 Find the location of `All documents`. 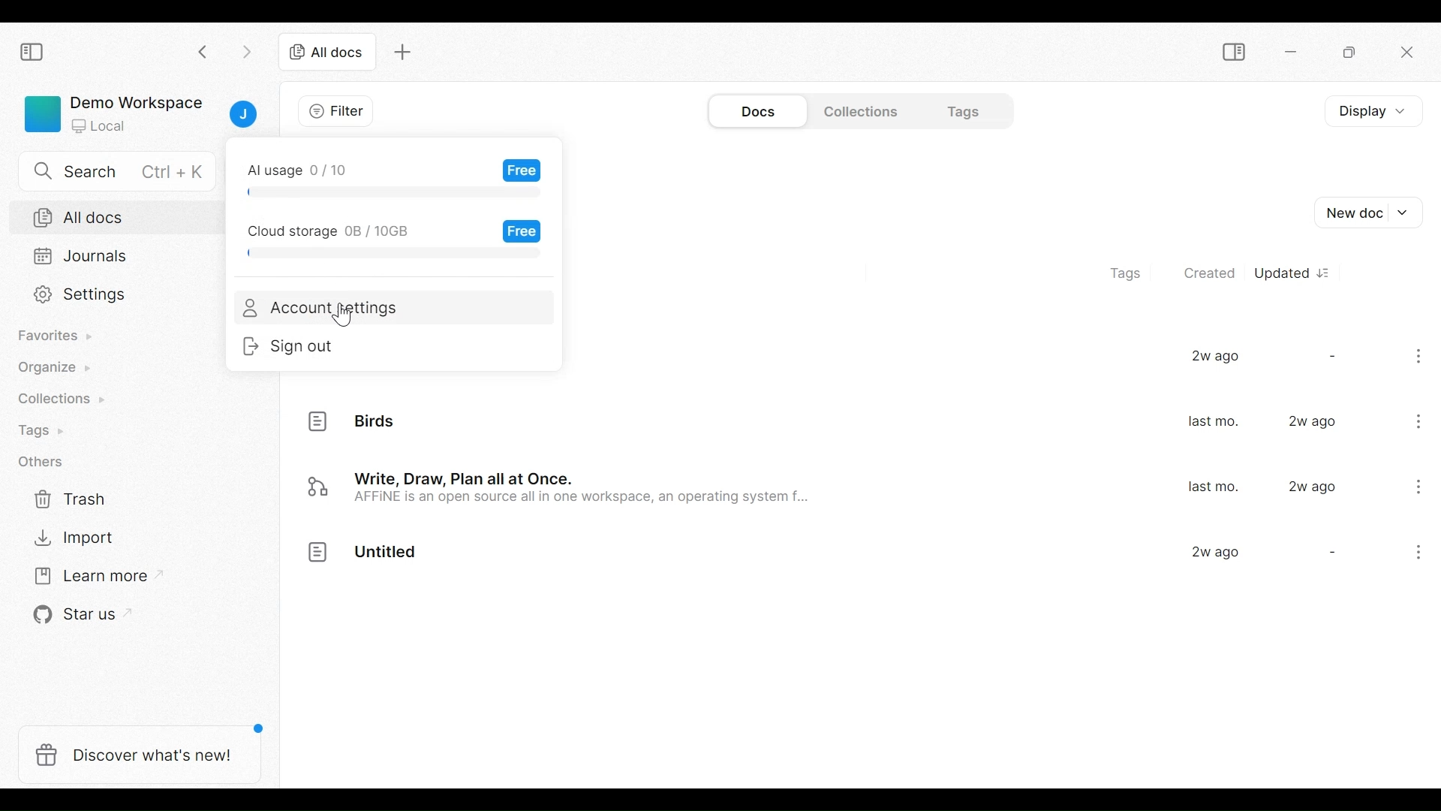

All documents is located at coordinates (327, 53).